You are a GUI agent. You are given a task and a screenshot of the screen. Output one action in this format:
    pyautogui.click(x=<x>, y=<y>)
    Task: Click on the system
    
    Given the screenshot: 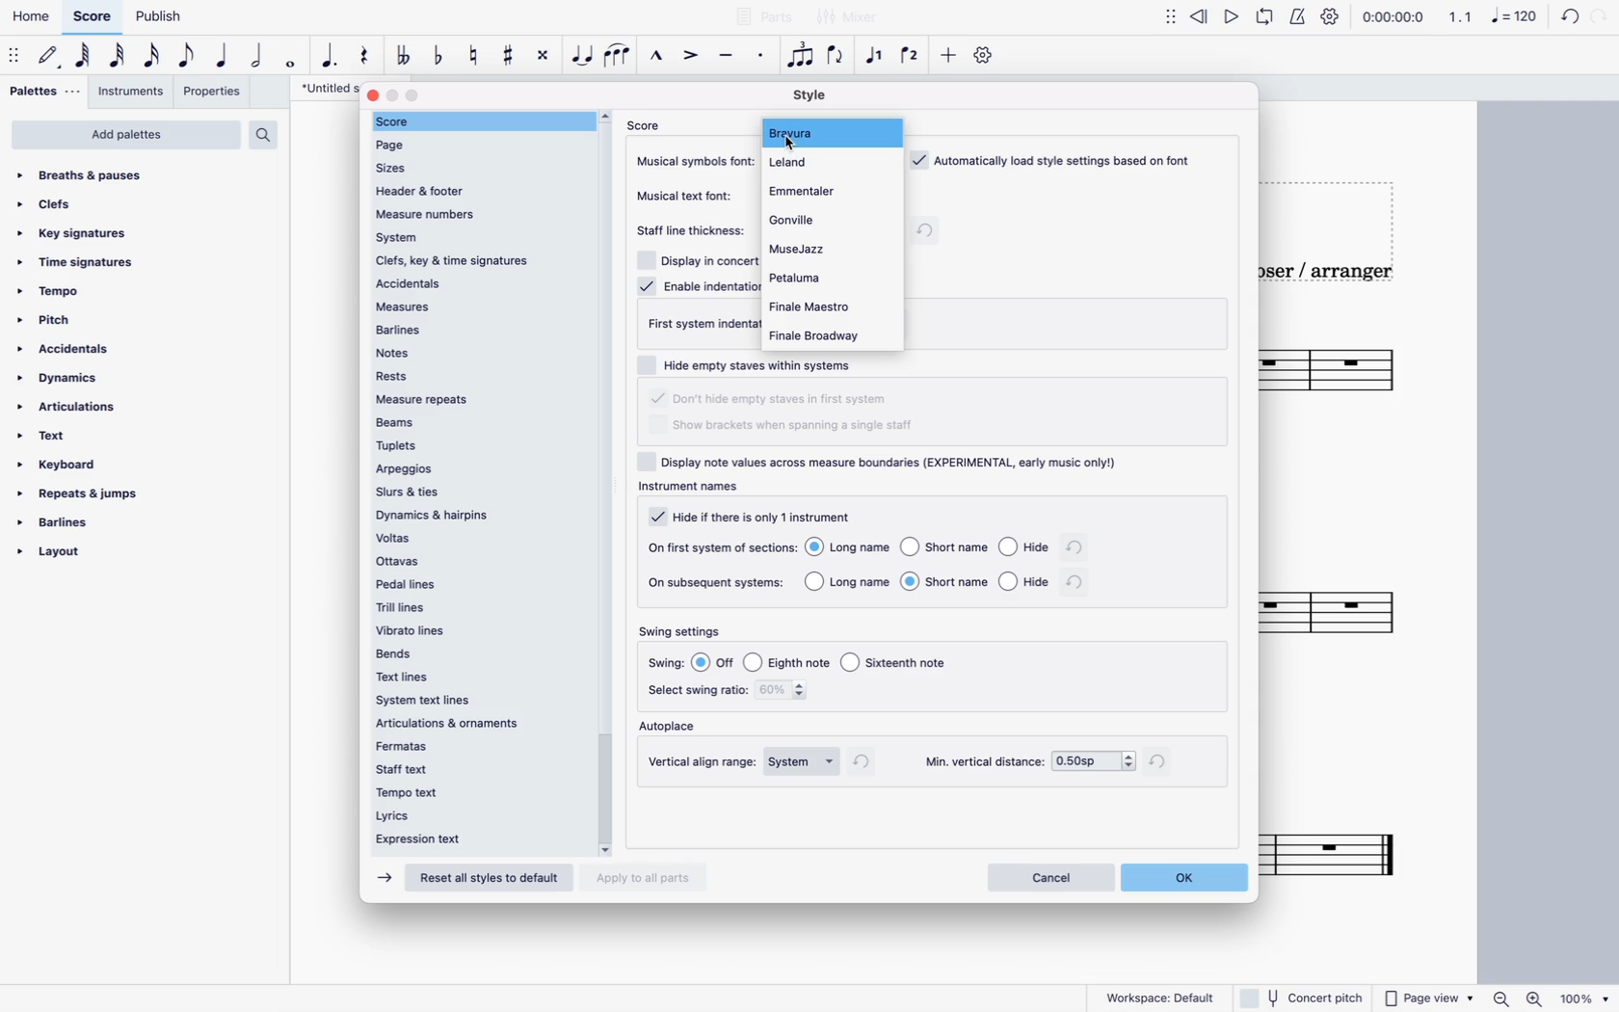 What is the action you would take?
    pyautogui.click(x=803, y=762)
    